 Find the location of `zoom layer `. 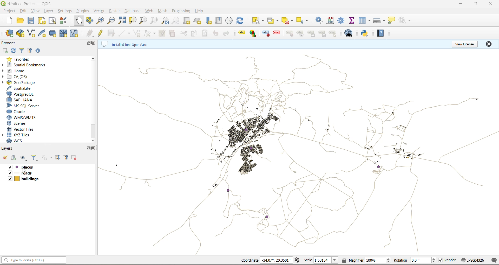

zoom layer  is located at coordinates (143, 21).